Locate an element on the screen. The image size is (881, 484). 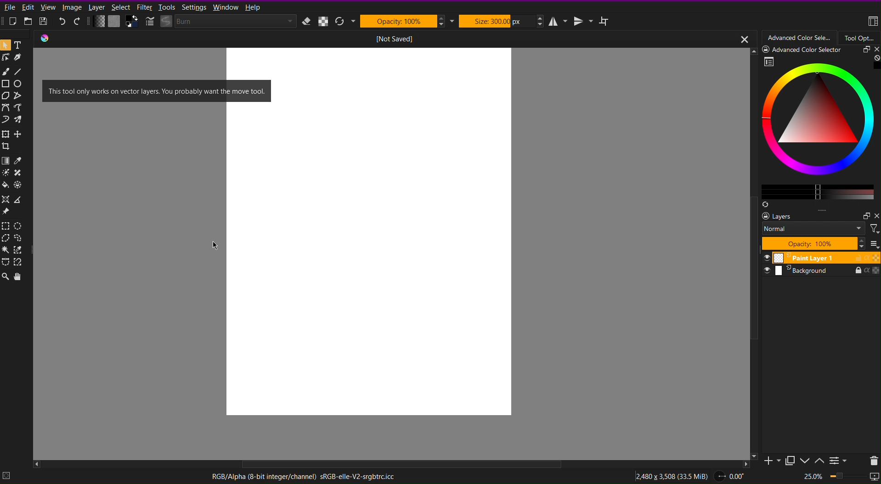
Slide Options is located at coordinates (807, 461).